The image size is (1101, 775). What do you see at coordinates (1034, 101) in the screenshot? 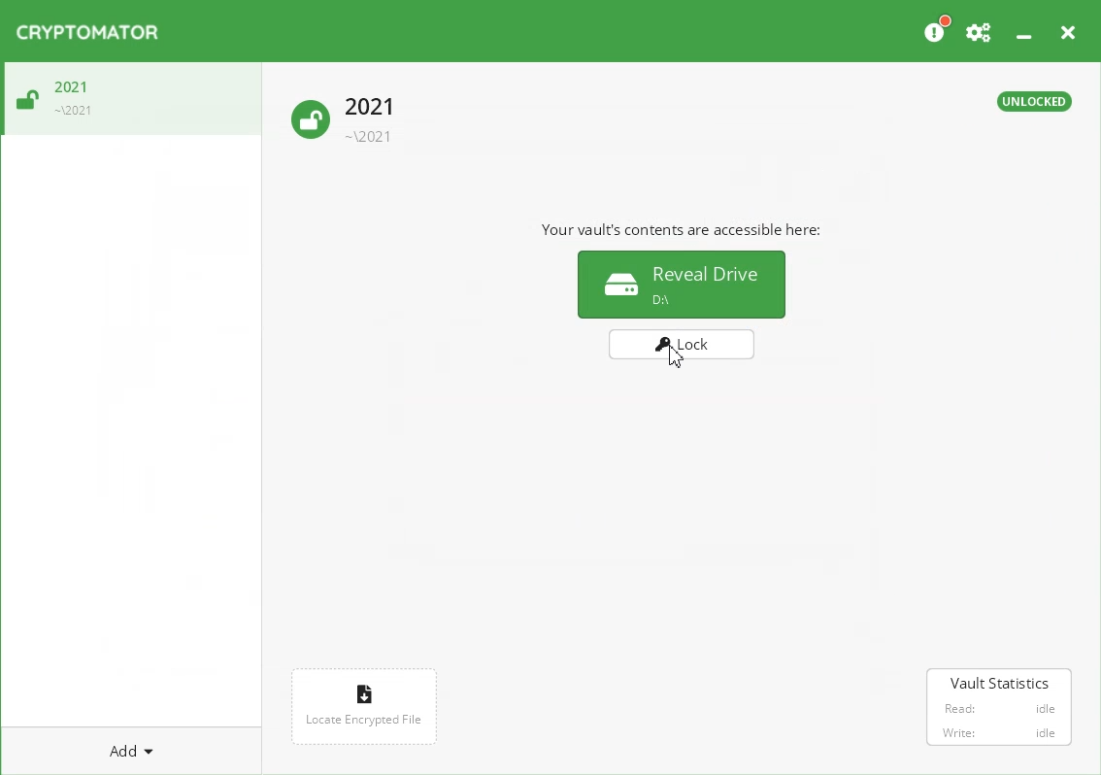
I see `Text` at bounding box center [1034, 101].